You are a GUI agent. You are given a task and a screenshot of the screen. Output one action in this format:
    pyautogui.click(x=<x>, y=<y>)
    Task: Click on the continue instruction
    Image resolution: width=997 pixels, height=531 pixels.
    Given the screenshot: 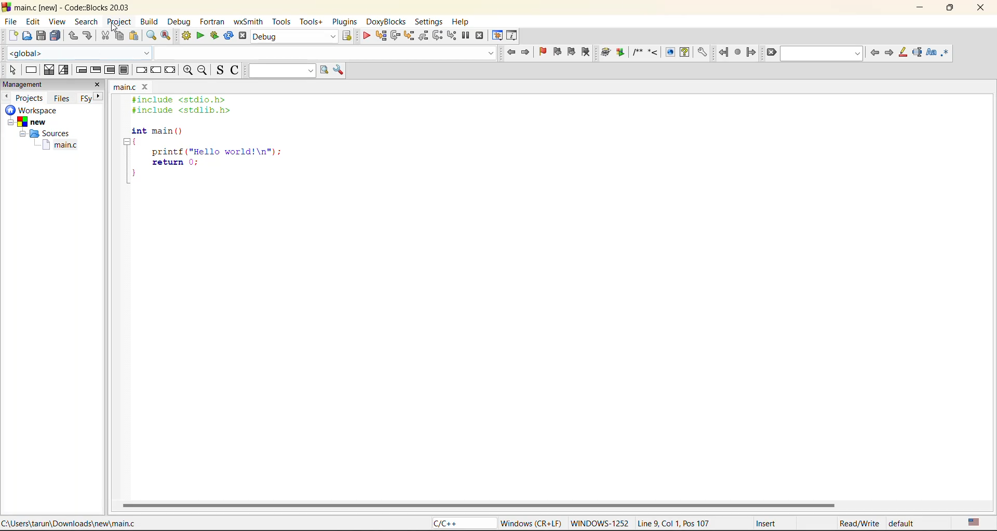 What is the action you would take?
    pyautogui.click(x=156, y=71)
    